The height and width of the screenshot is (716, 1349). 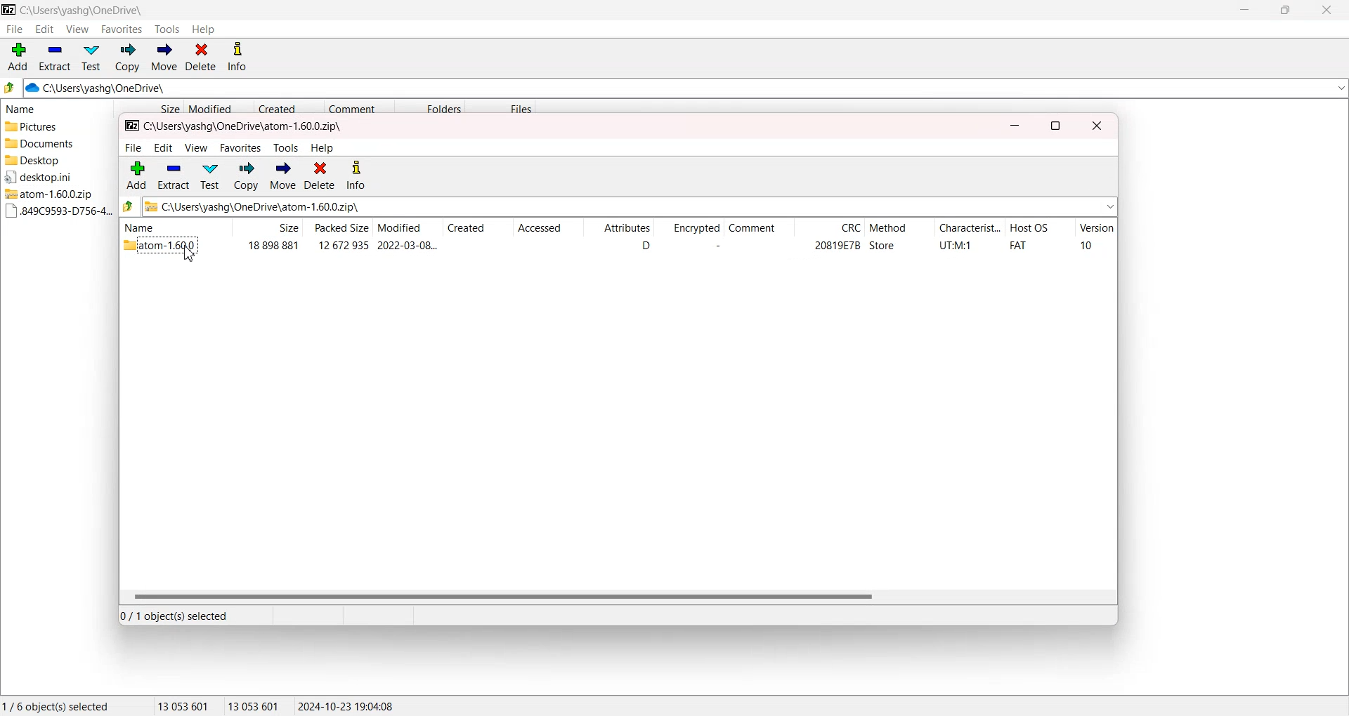 What do you see at coordinates (168, 29) in the screenshot?
I see `Tools` at bounding box center [168, 29].